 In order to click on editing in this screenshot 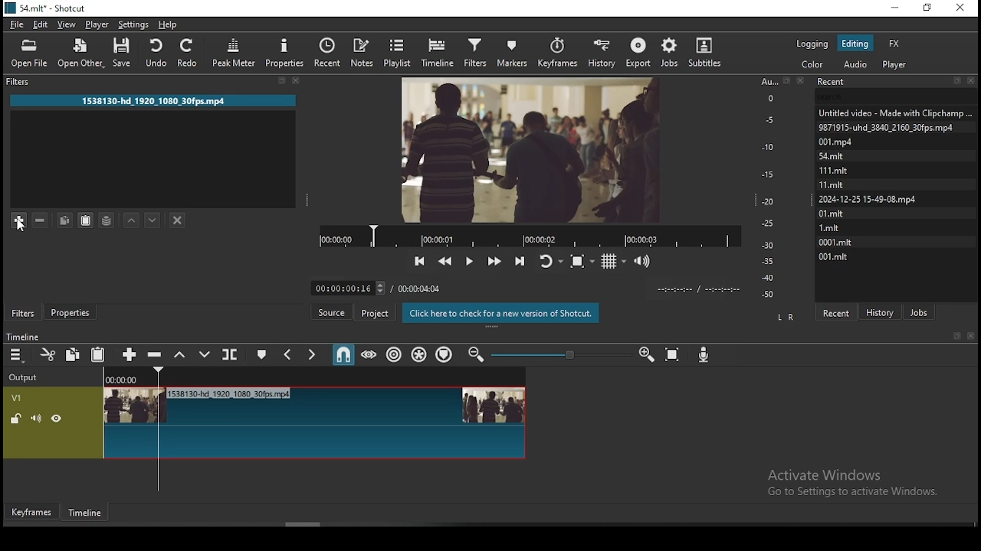, I will do `click(855, 43)`.